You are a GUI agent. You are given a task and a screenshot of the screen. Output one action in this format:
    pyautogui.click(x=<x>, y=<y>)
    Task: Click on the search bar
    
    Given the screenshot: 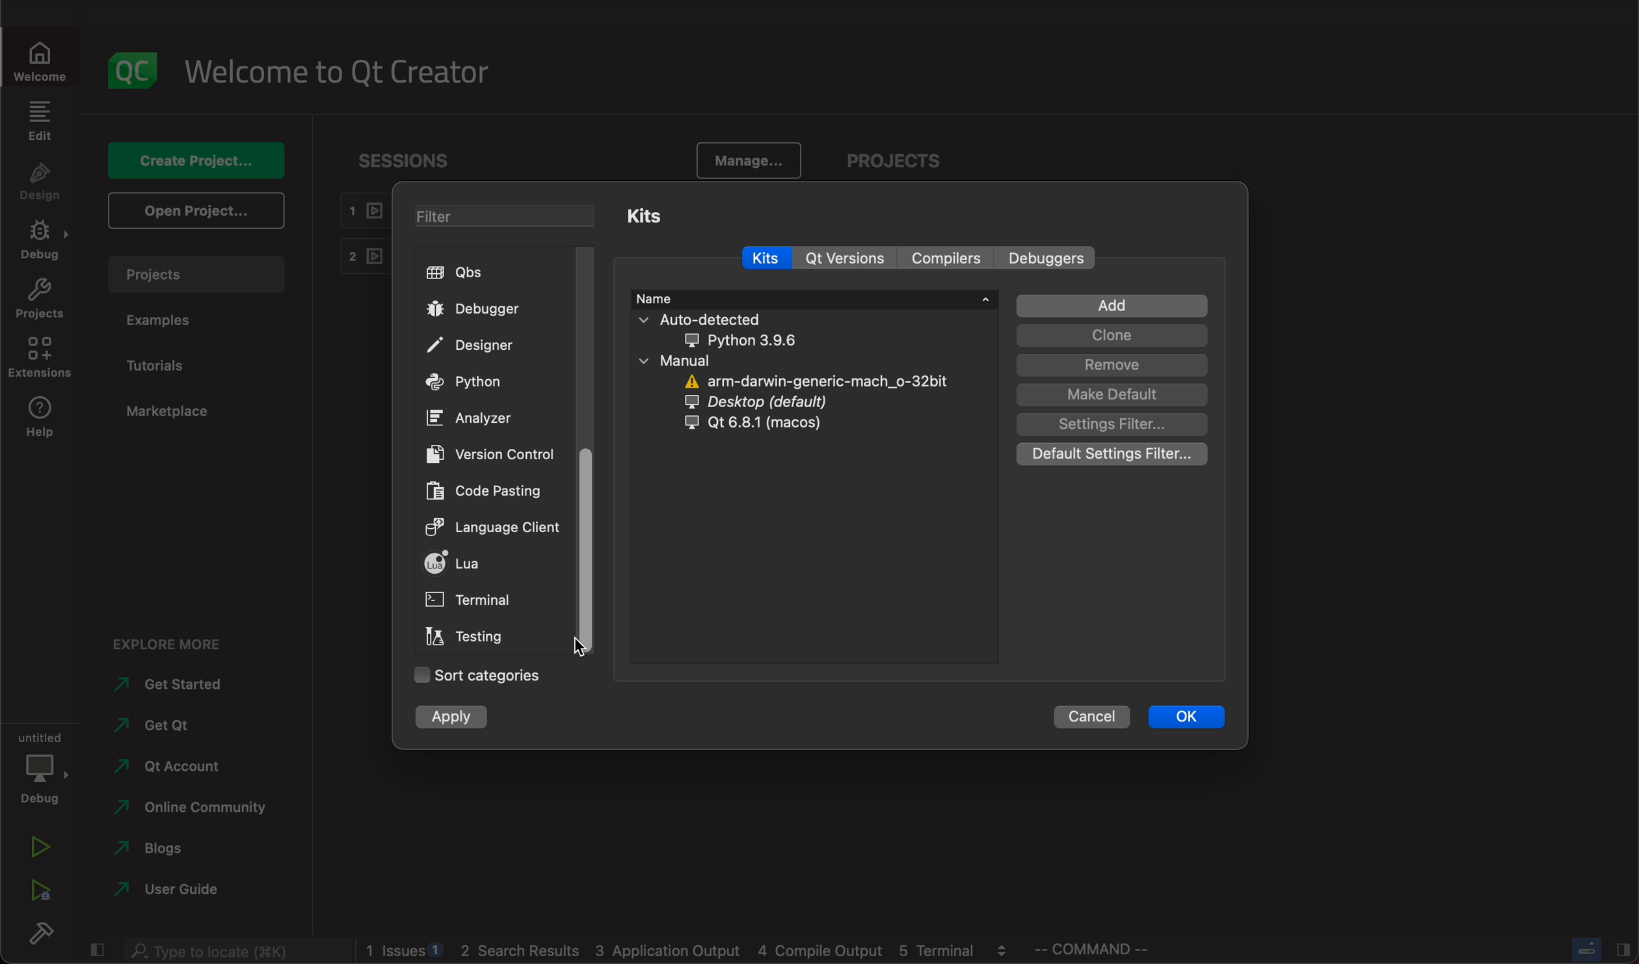 What is the action you would take?
    pyautogui.click(x=232, y=951)
    